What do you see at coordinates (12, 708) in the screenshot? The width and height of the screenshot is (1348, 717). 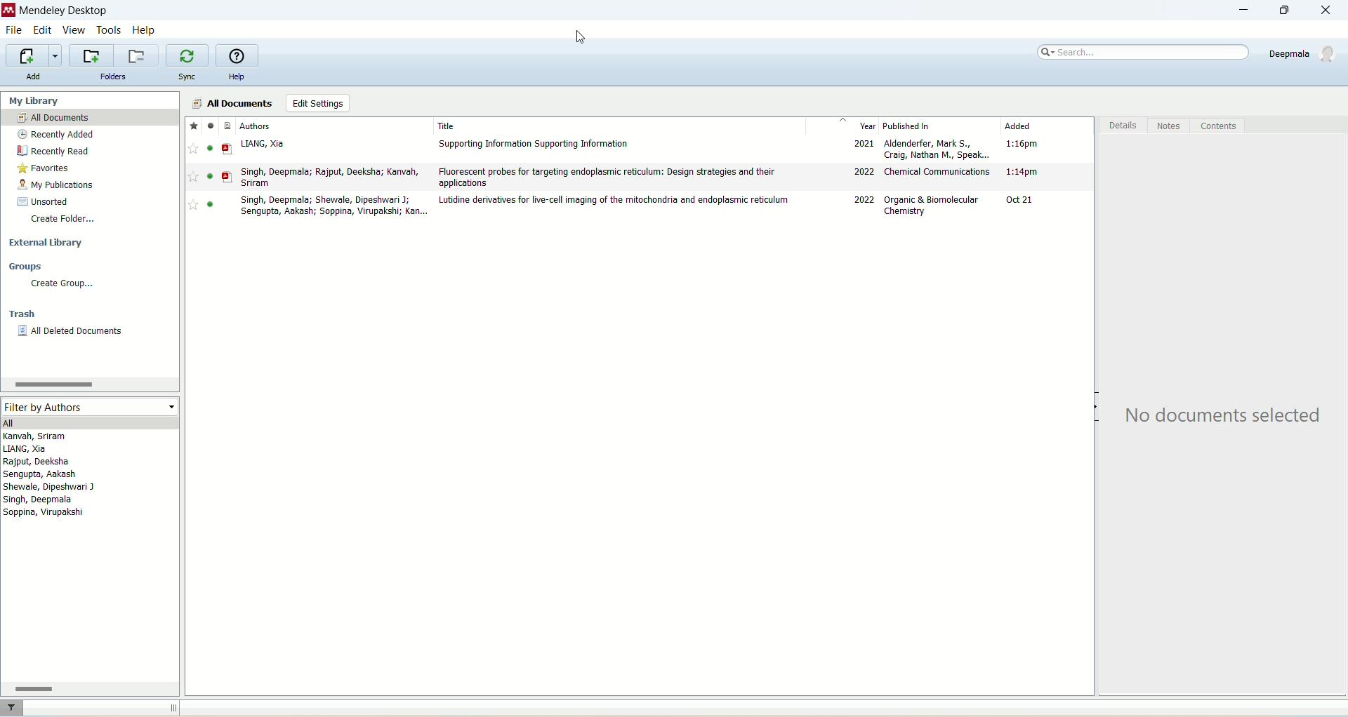 I see `filter` at bounding box center [12, 708].